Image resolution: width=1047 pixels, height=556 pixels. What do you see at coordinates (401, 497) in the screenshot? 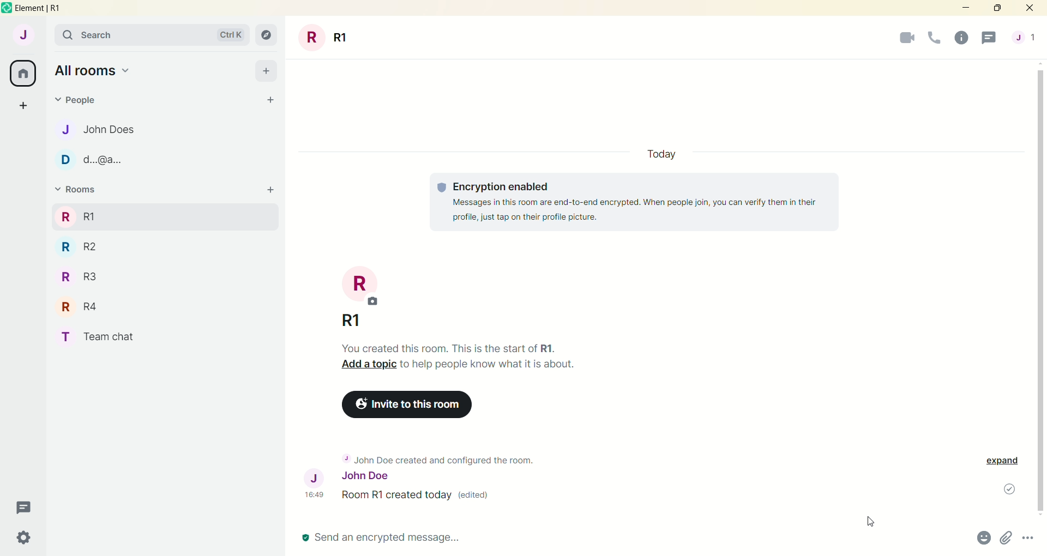
I see `message edited` at bounding box center [401, 497].